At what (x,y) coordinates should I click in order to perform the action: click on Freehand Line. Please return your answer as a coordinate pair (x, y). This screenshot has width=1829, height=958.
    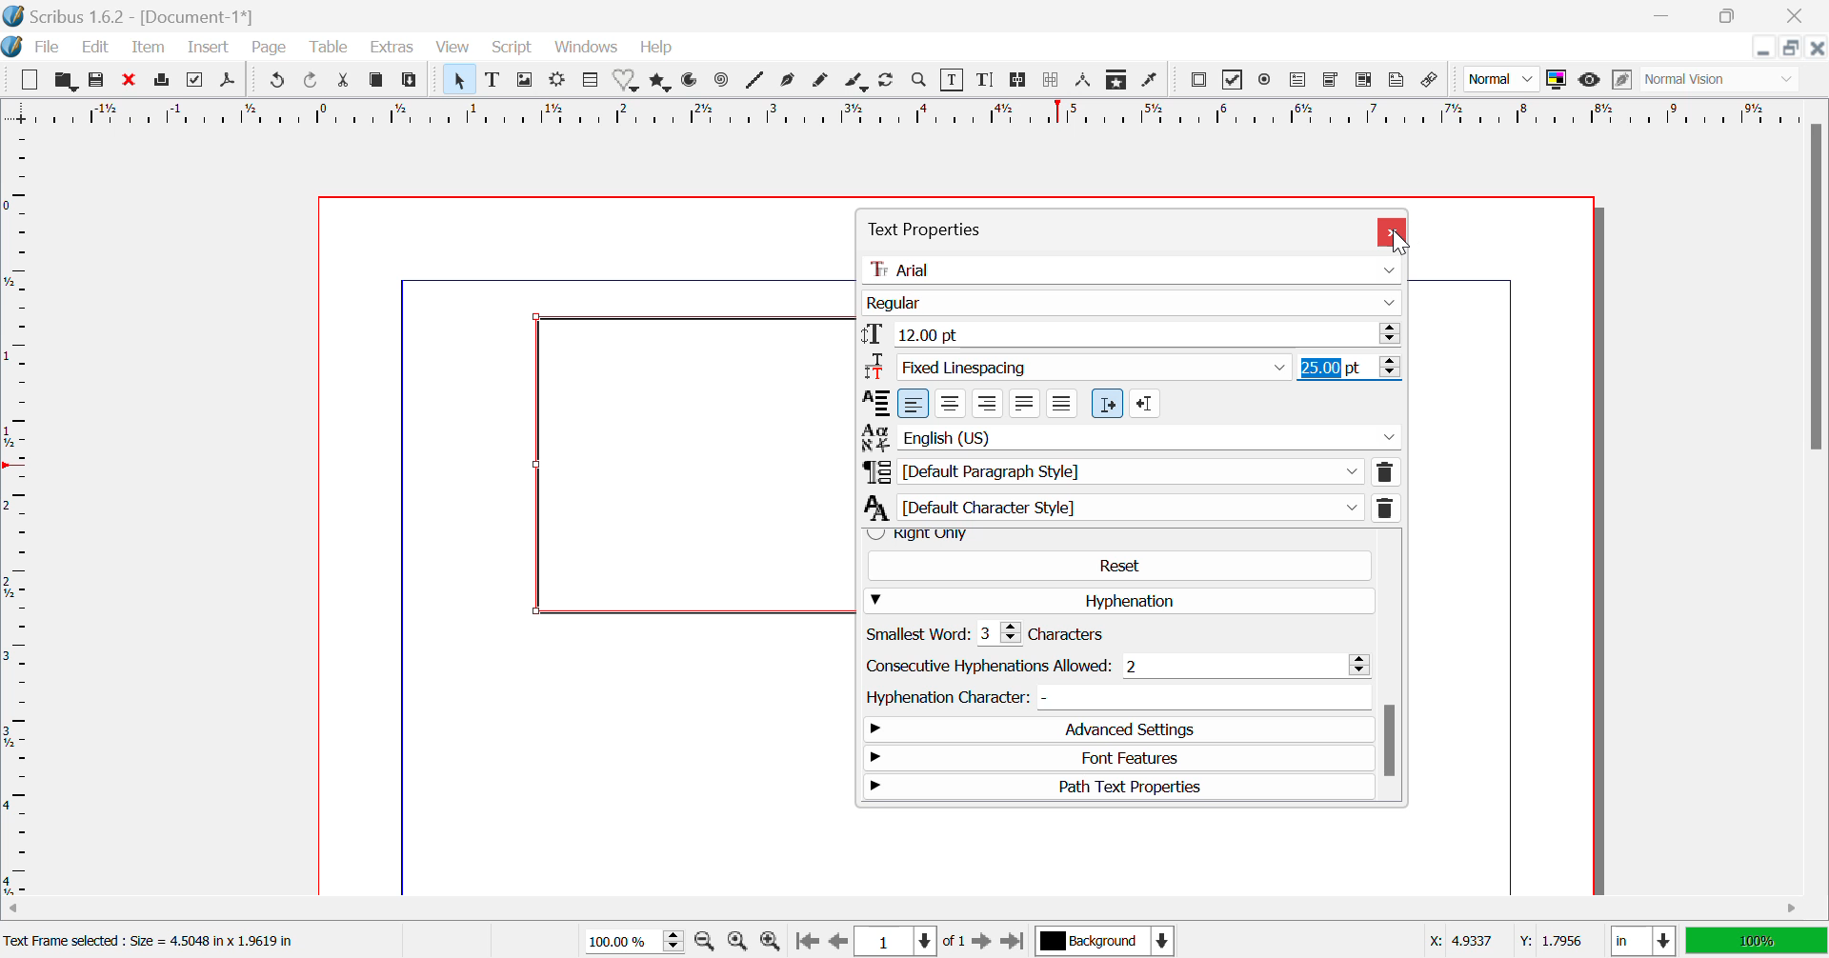
    Looking at the image, I should click on (821, 84).